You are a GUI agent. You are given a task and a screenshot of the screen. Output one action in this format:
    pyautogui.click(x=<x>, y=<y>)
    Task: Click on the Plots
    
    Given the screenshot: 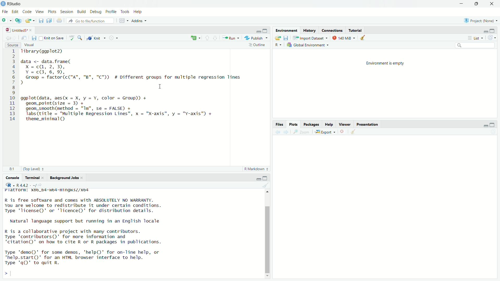 What is the action you would take?
    pyautogui.click(x=292, y=124)
    